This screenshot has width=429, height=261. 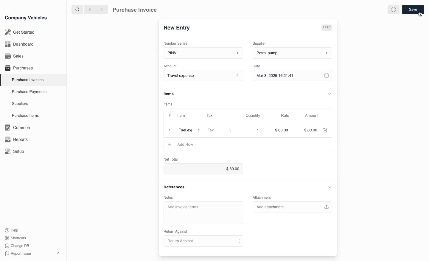 What do you see at coordinates (313, 116) in the screenshot?
I see `Amount` at bounding box center [313, 116].